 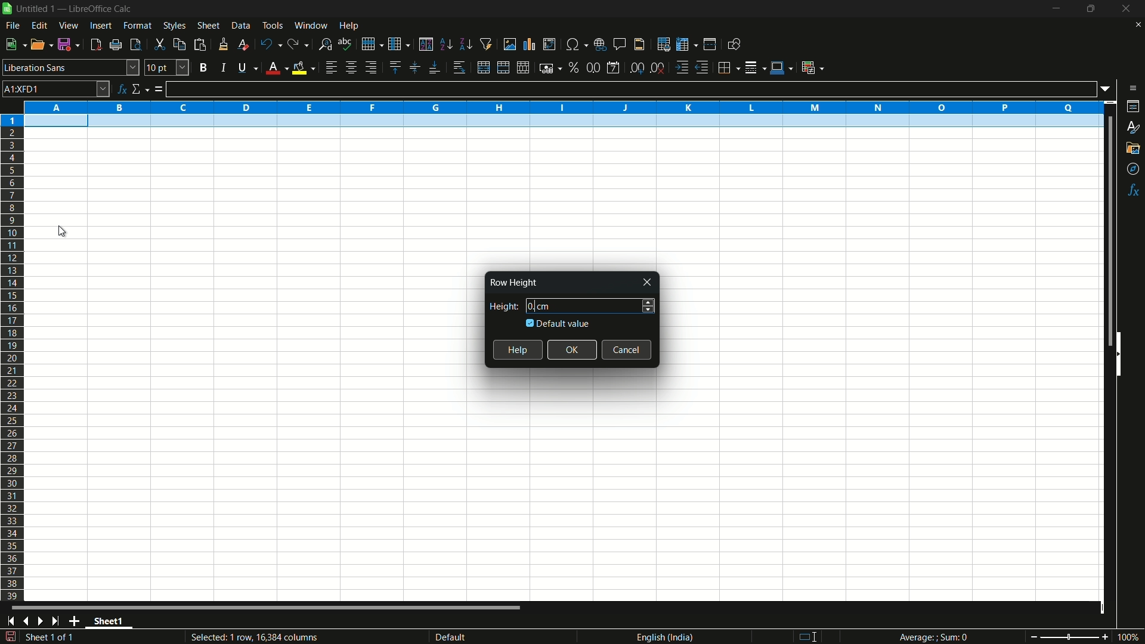 What do you see at coordinates (1134, 106) in the screenshot?
I see `properties` at bounding box center [1134, 106].